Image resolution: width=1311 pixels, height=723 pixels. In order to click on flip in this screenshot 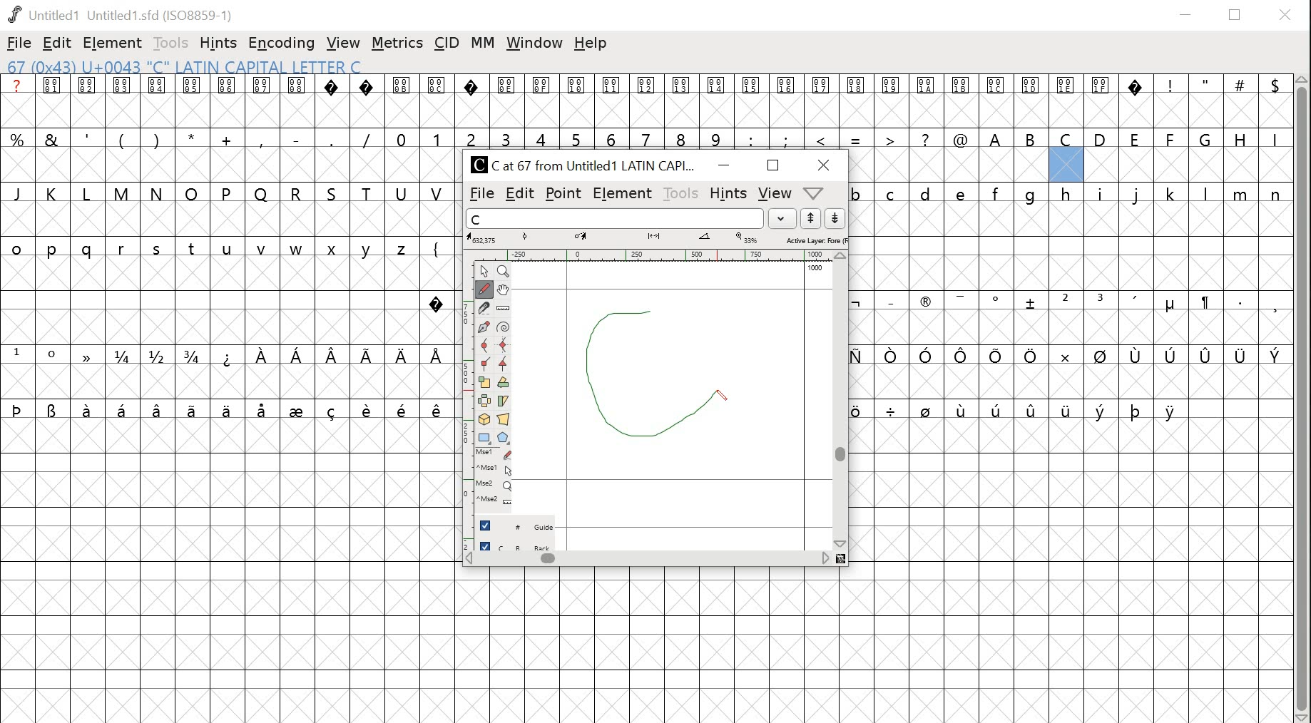, I will do `click(487, 401)`.